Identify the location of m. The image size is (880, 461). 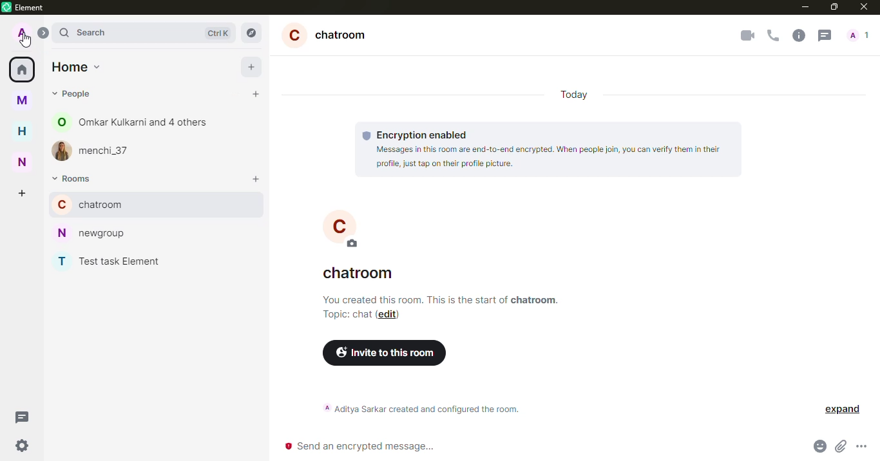
(76, 92).